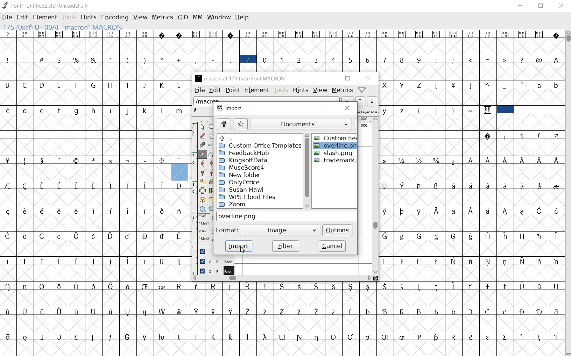 Image resolution: width=571 pixels, height=356 pixels. What do you see at coordinates (521, 59) in the screenshot?
I see `?` at bounding box center [521, 59].